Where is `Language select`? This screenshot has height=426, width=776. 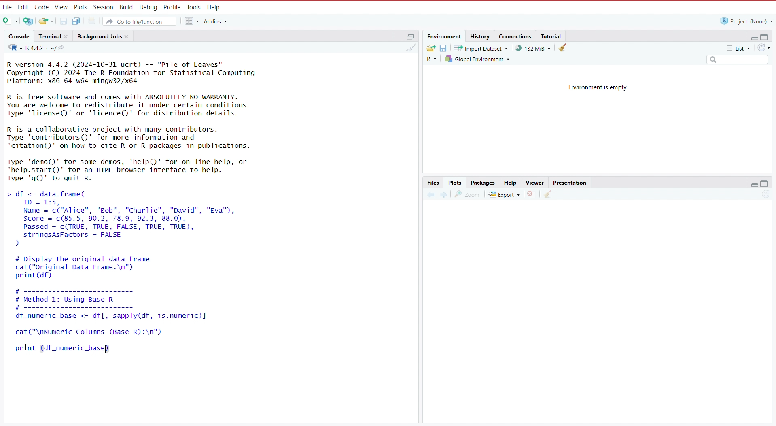
Language select is located at coordinates (431, 59).